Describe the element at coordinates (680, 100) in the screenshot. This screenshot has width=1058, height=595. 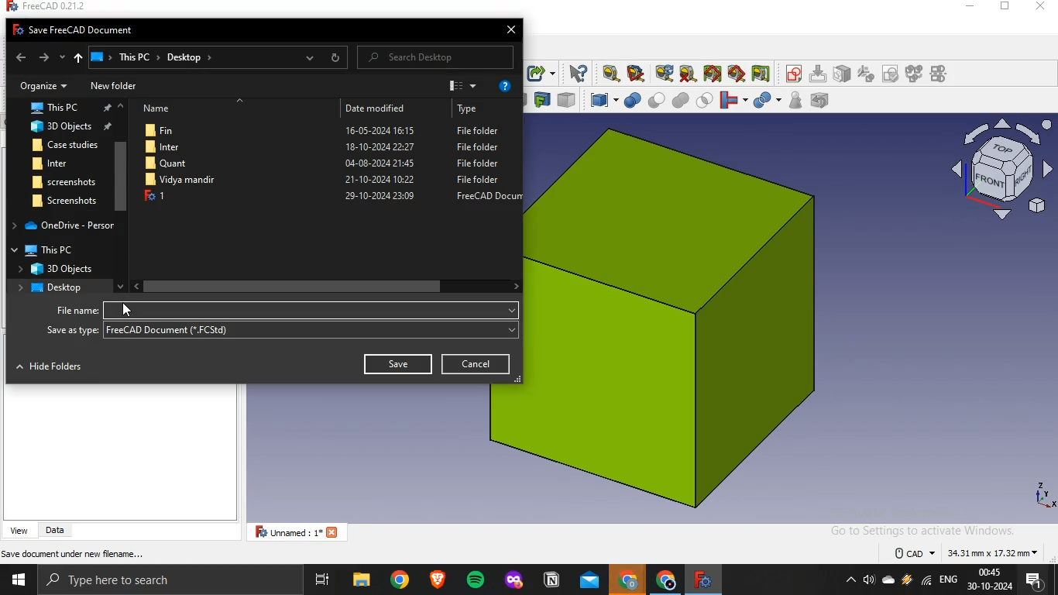
I see `union` at that location.